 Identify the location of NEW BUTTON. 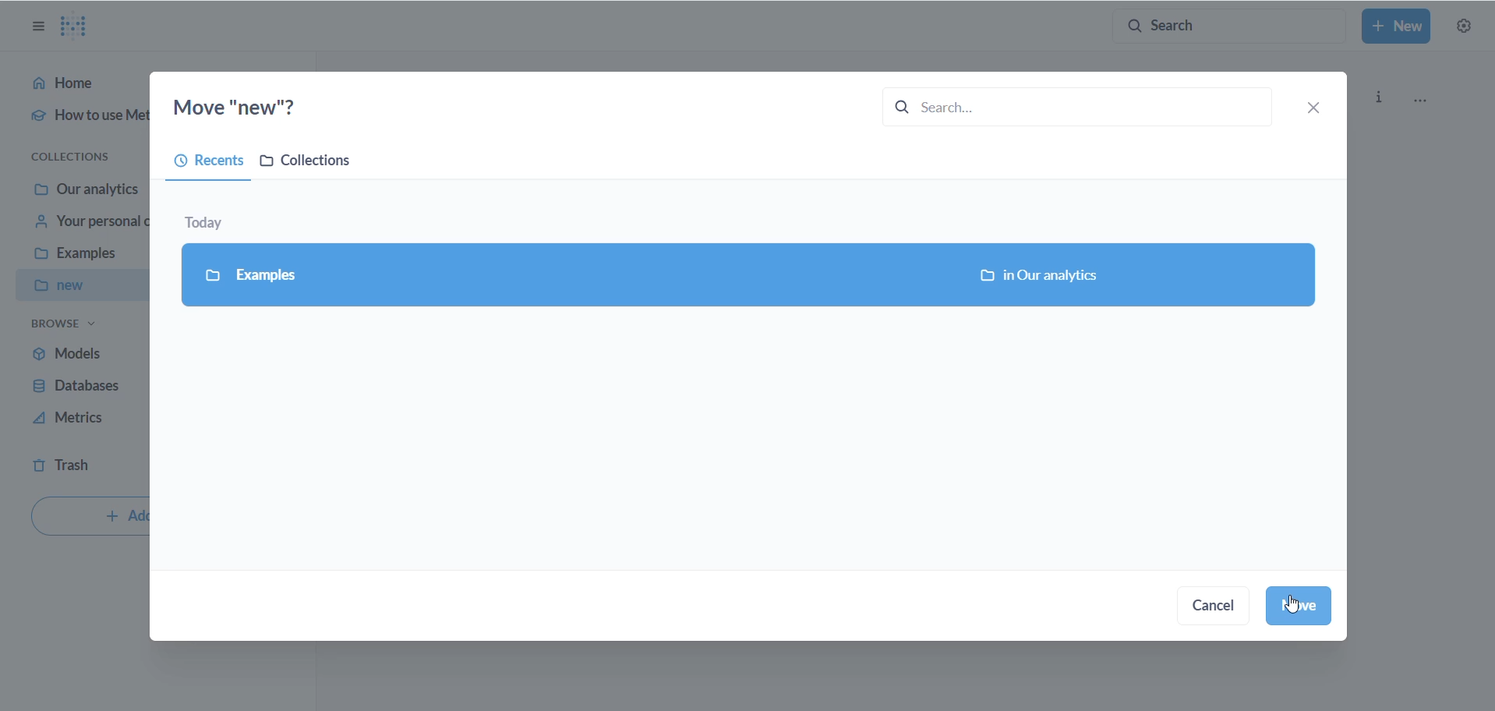
(1397, 27).